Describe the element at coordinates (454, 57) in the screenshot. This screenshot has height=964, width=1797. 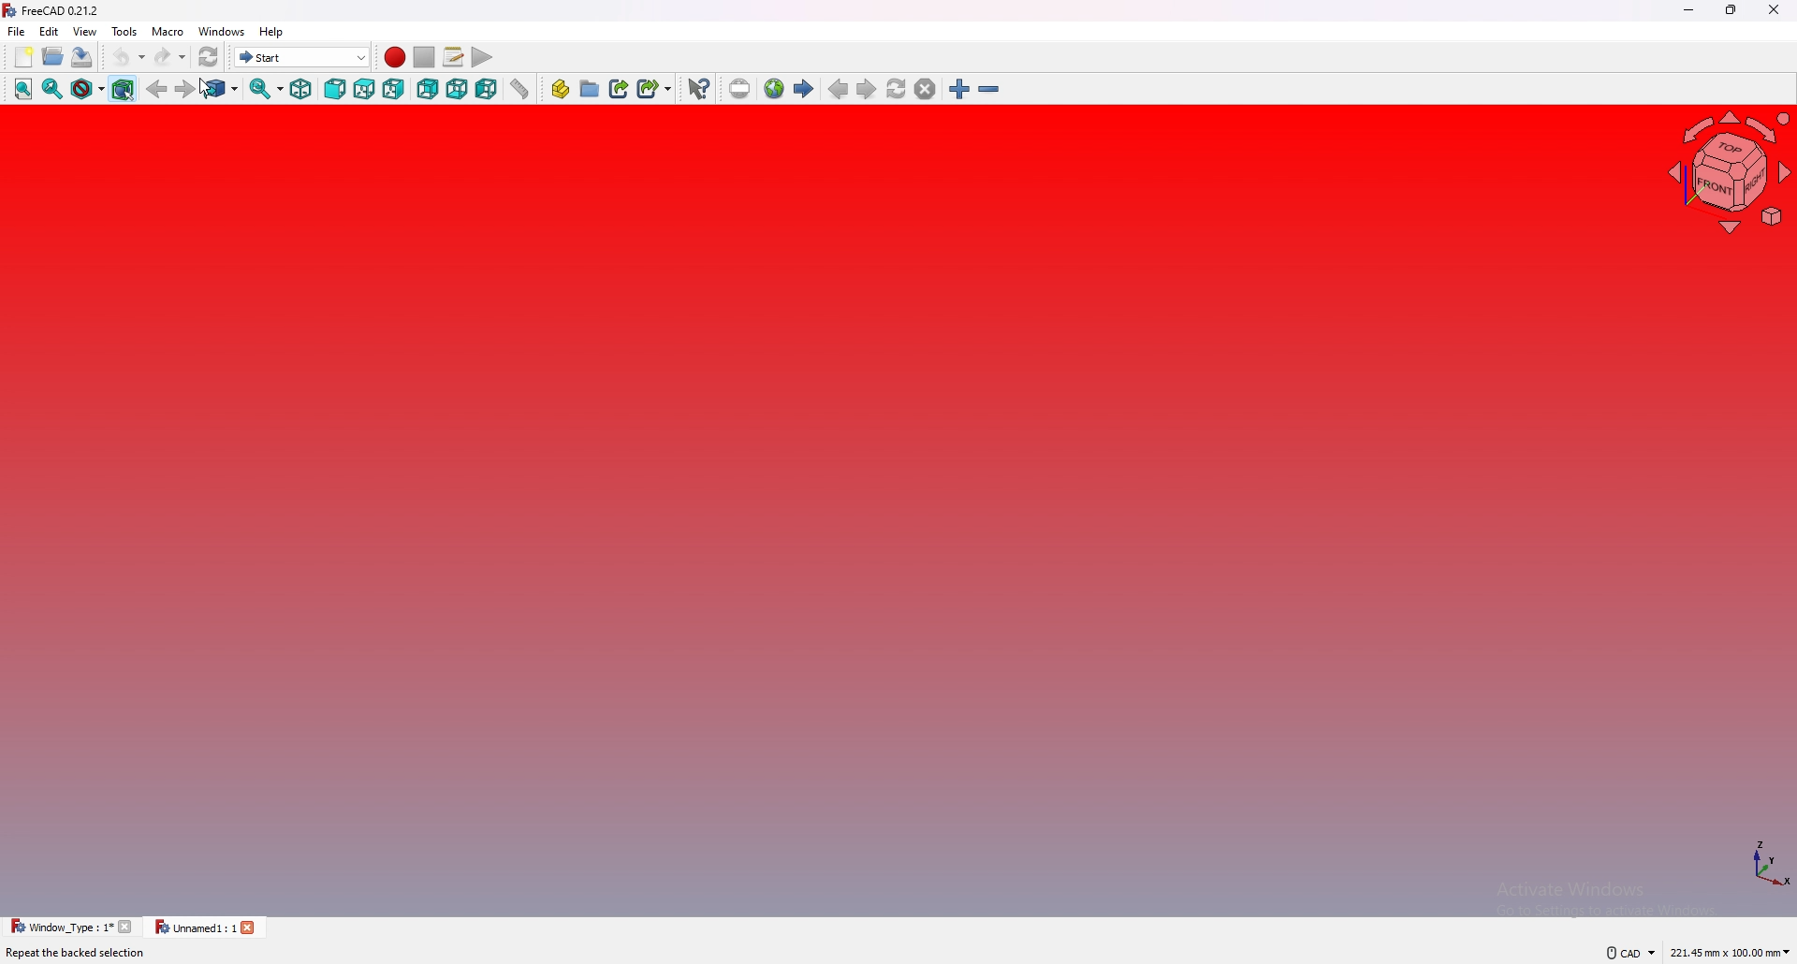
I see `macros` at that location.